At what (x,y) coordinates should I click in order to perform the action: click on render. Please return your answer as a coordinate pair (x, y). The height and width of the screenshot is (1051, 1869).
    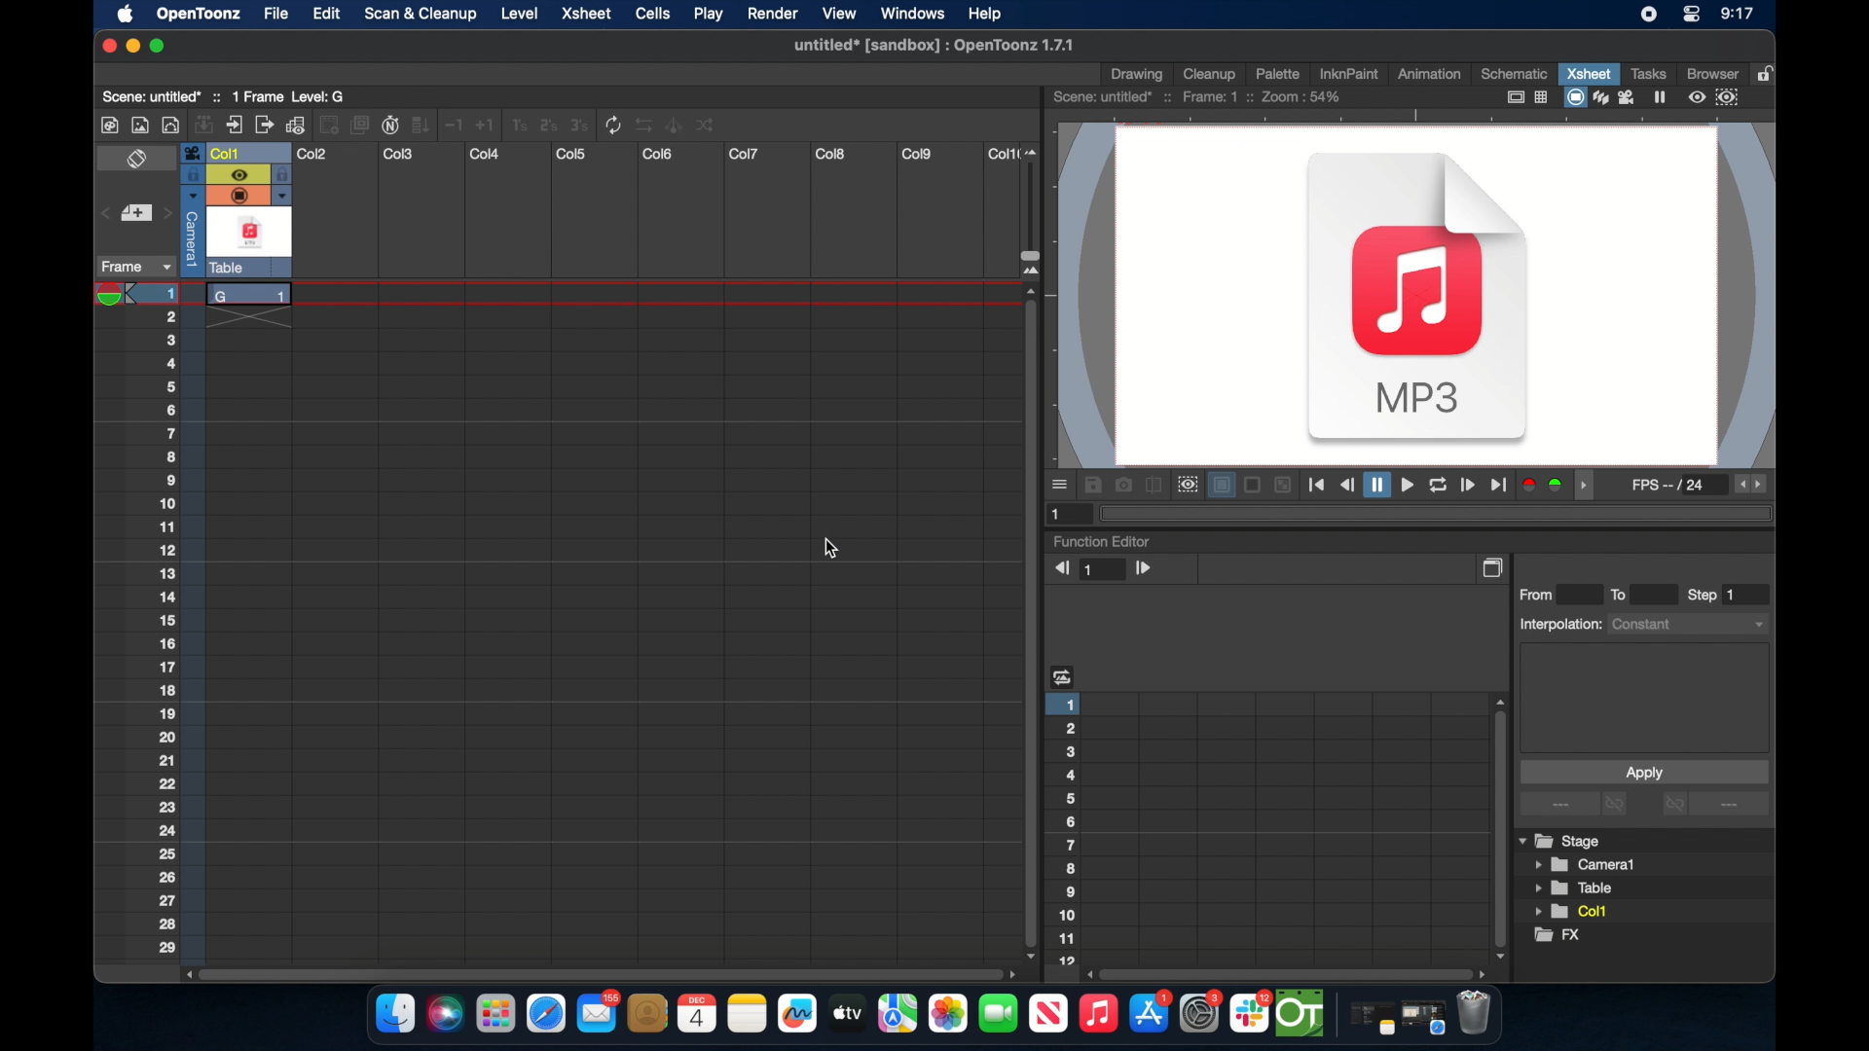
    Looking at the image, I should click on (773, 15).